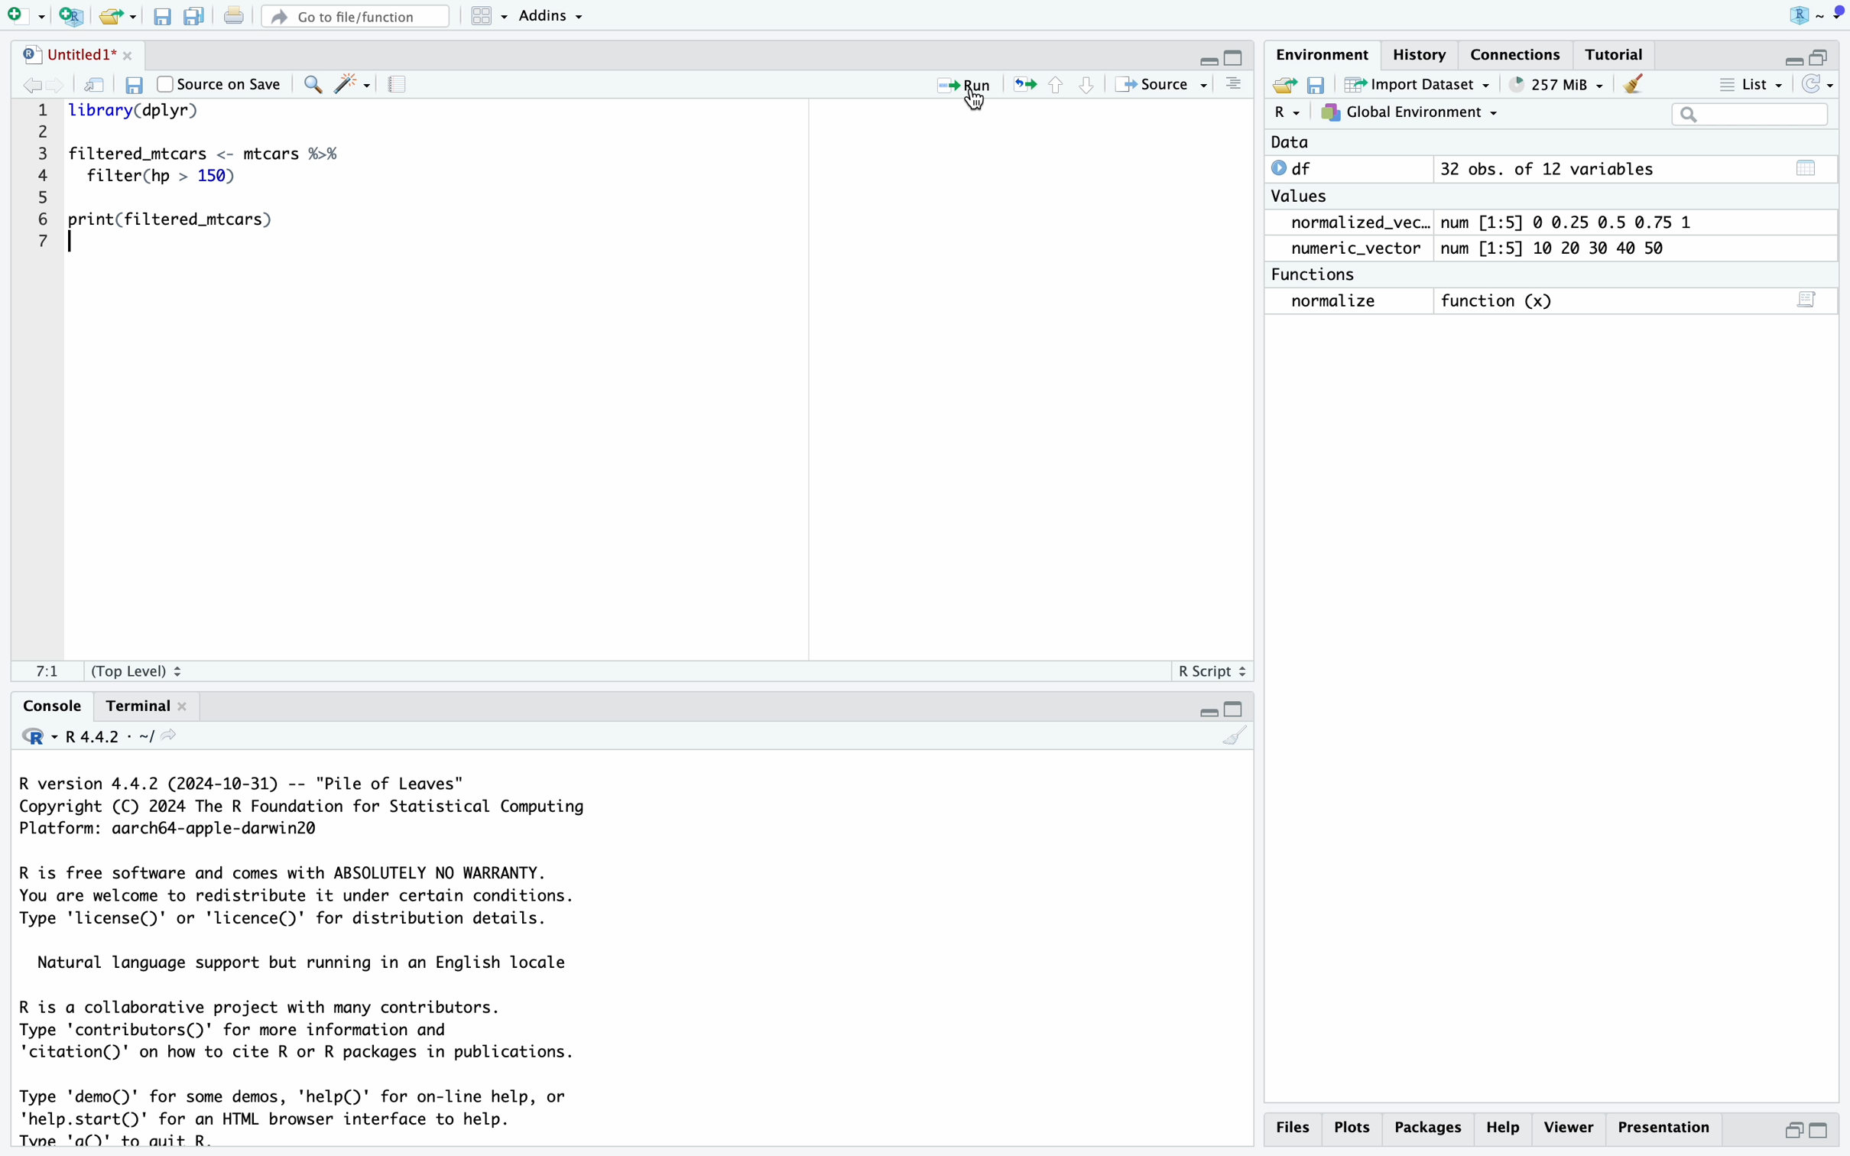  I want to click on 1:1, so click(51, 672).